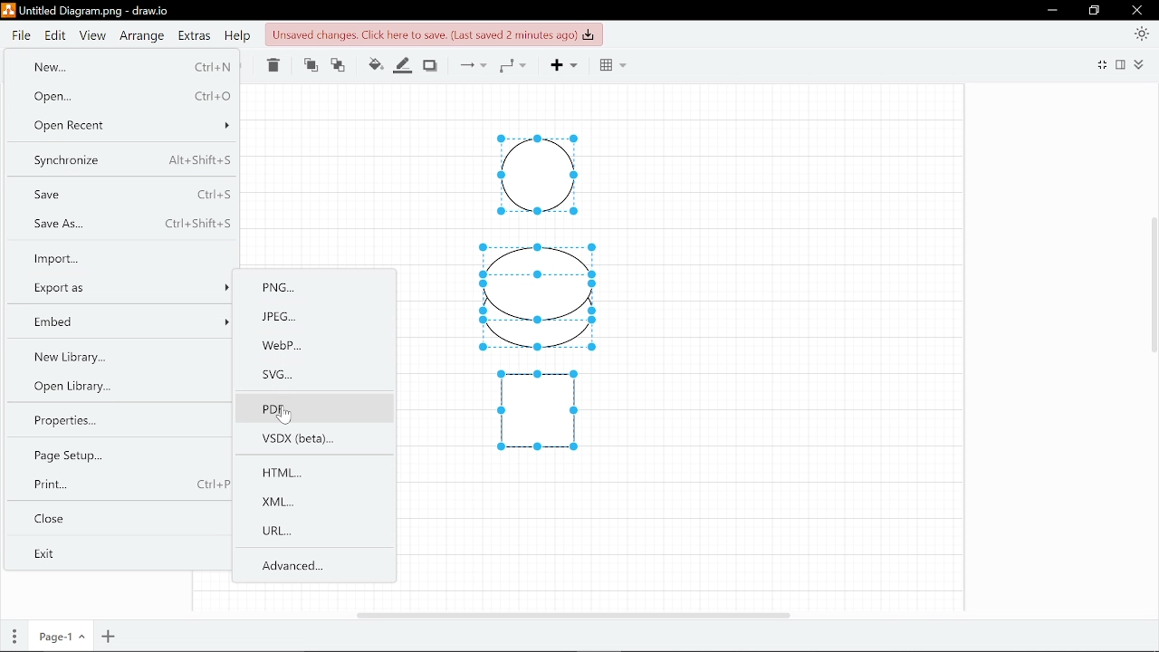 The image size is (1159, 652). What do you see at coordinates (340, 65) in the screenshot?
I see `Move backwards` at bounding box center [340, 65].